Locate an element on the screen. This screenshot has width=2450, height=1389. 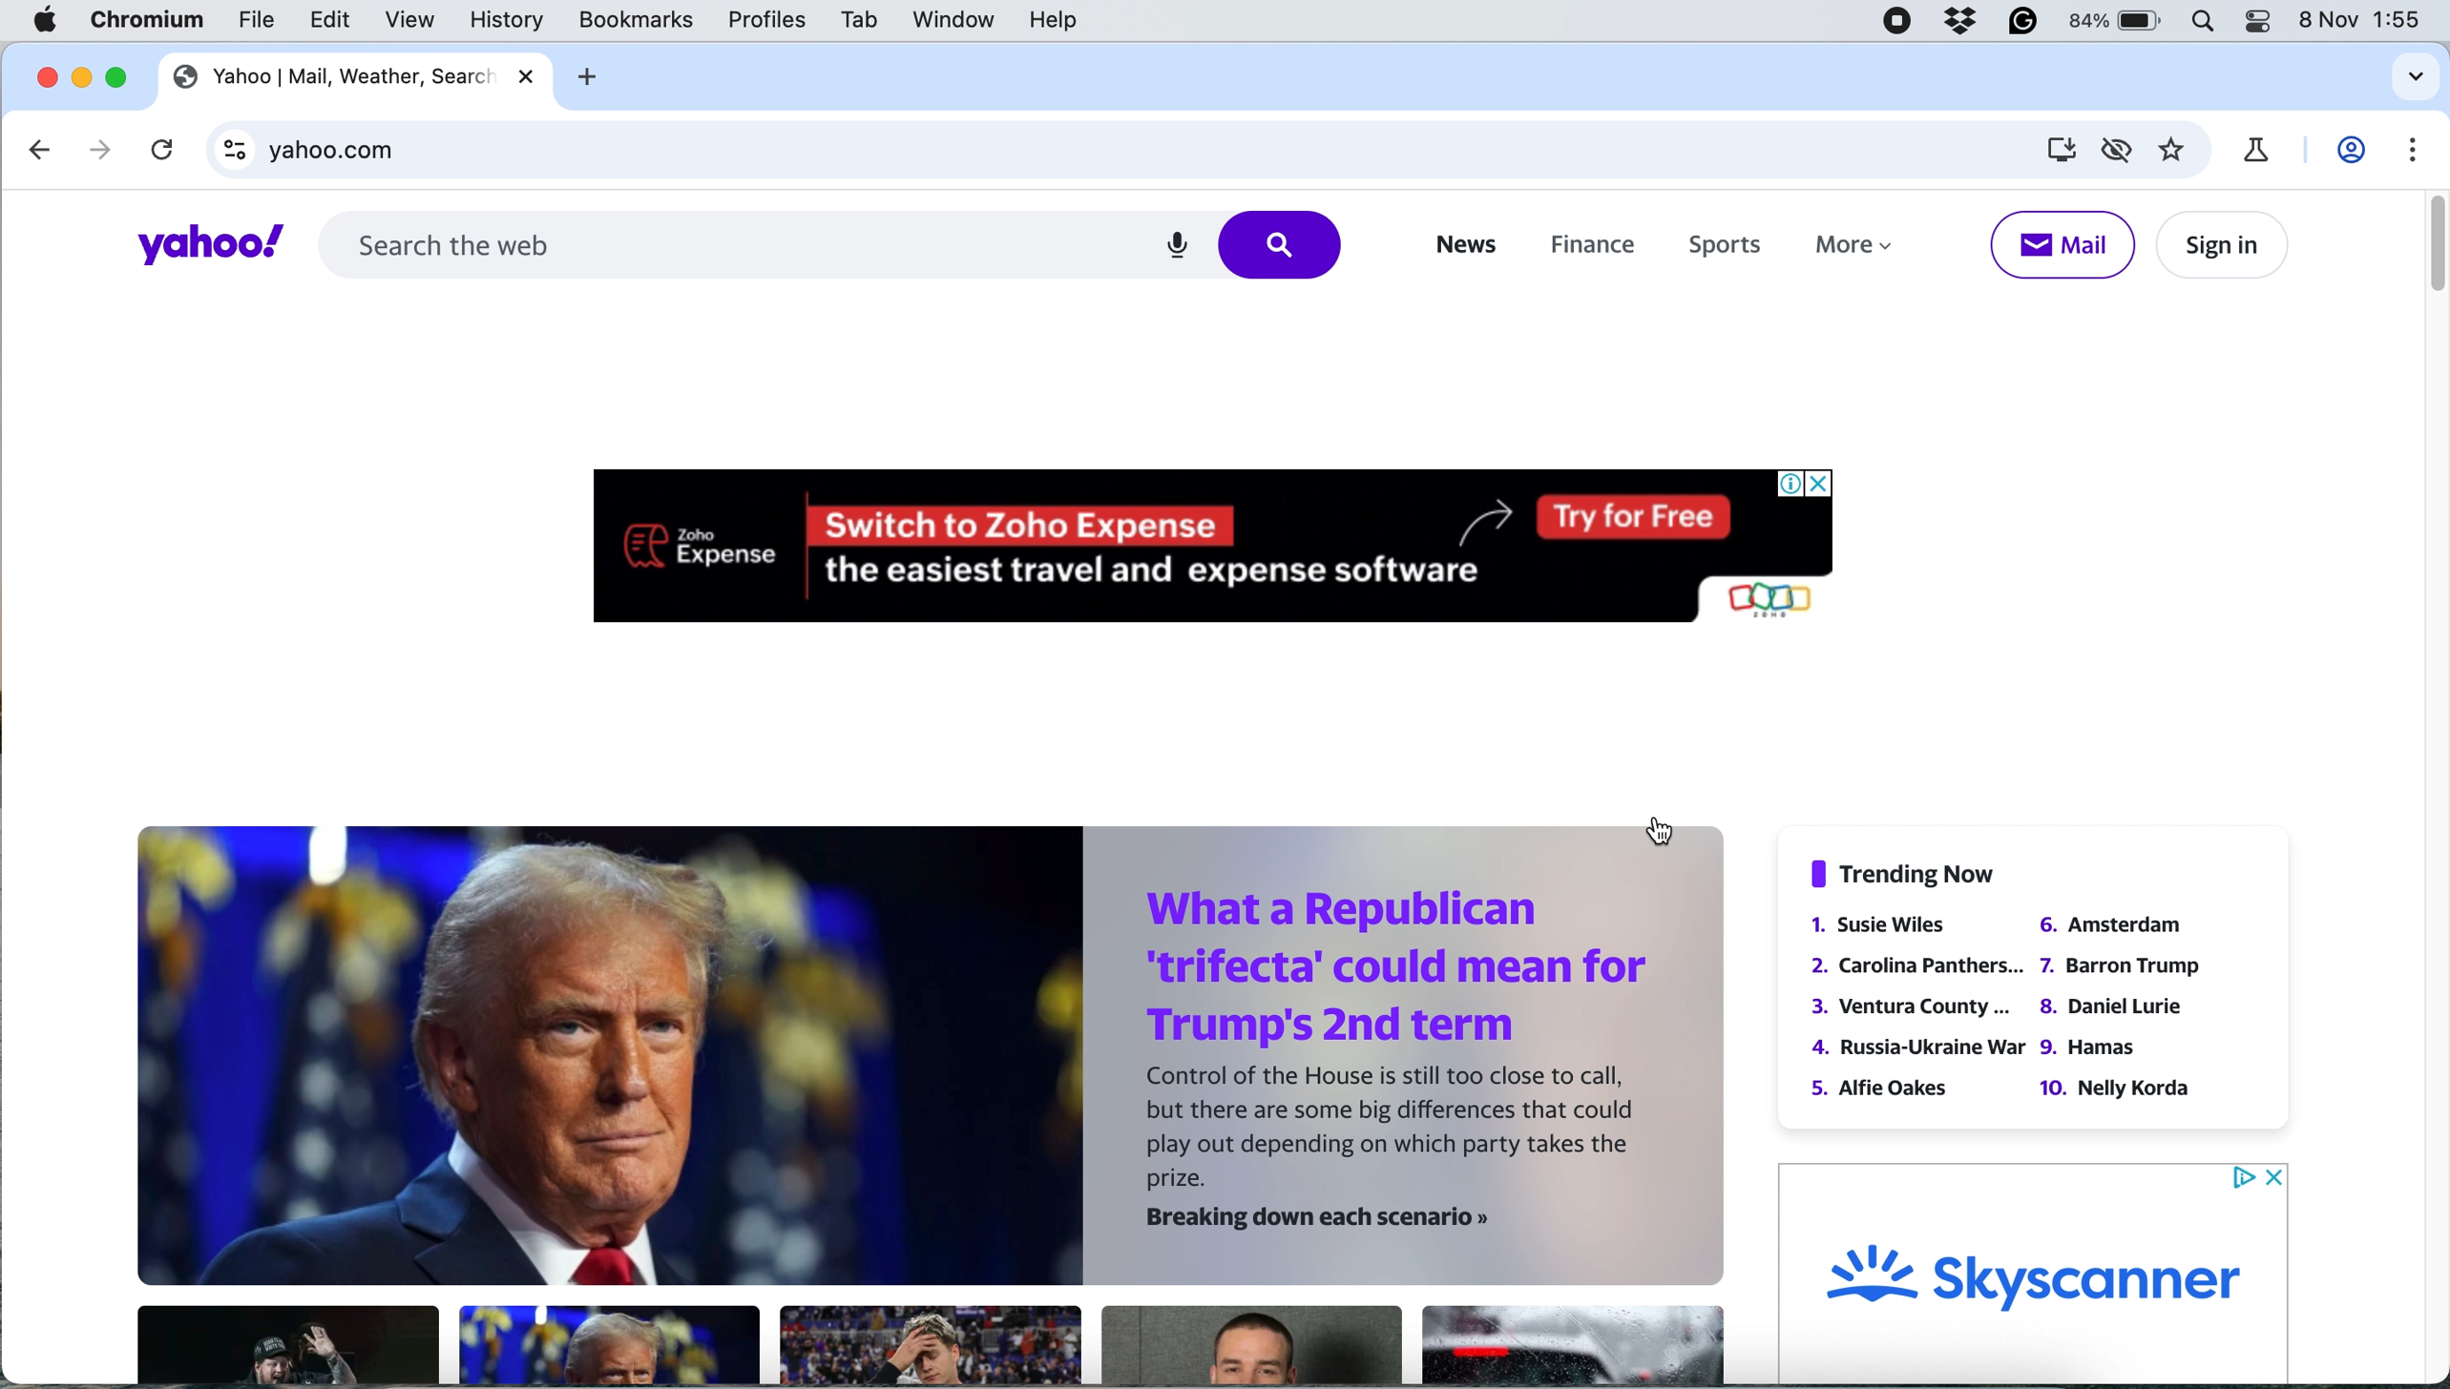
Caroline is located at coordinates (1921, 963).